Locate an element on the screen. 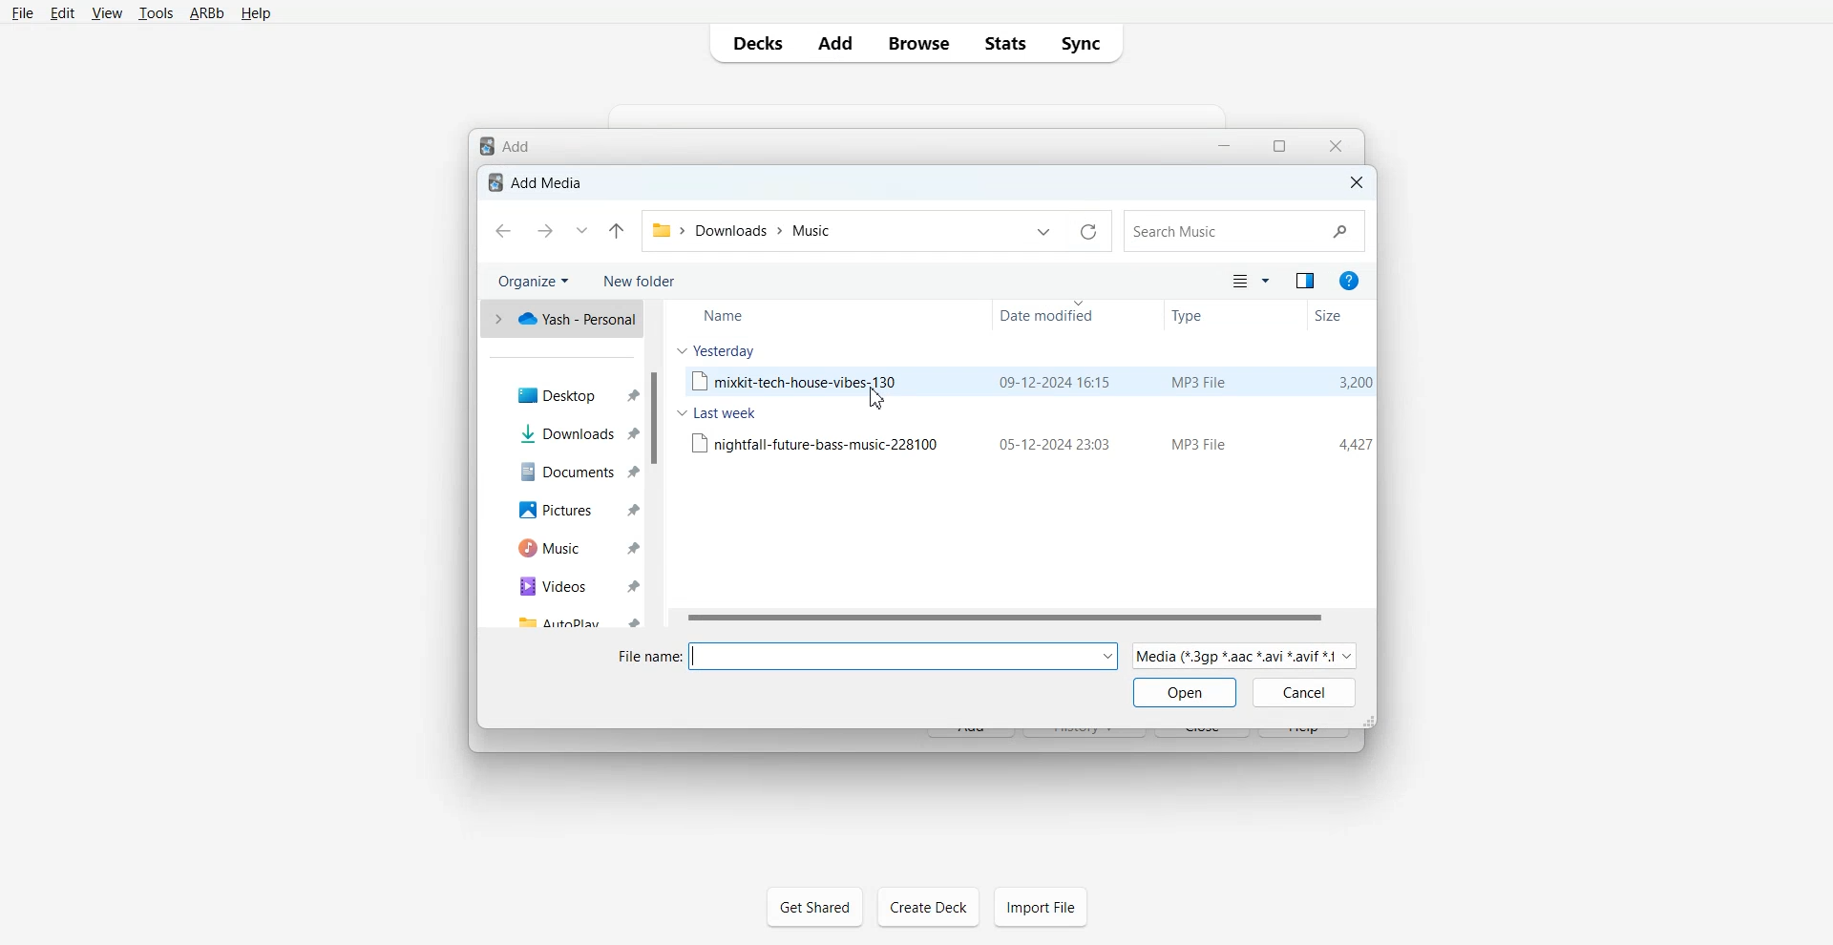  Text is located at coordinates (507, 144).